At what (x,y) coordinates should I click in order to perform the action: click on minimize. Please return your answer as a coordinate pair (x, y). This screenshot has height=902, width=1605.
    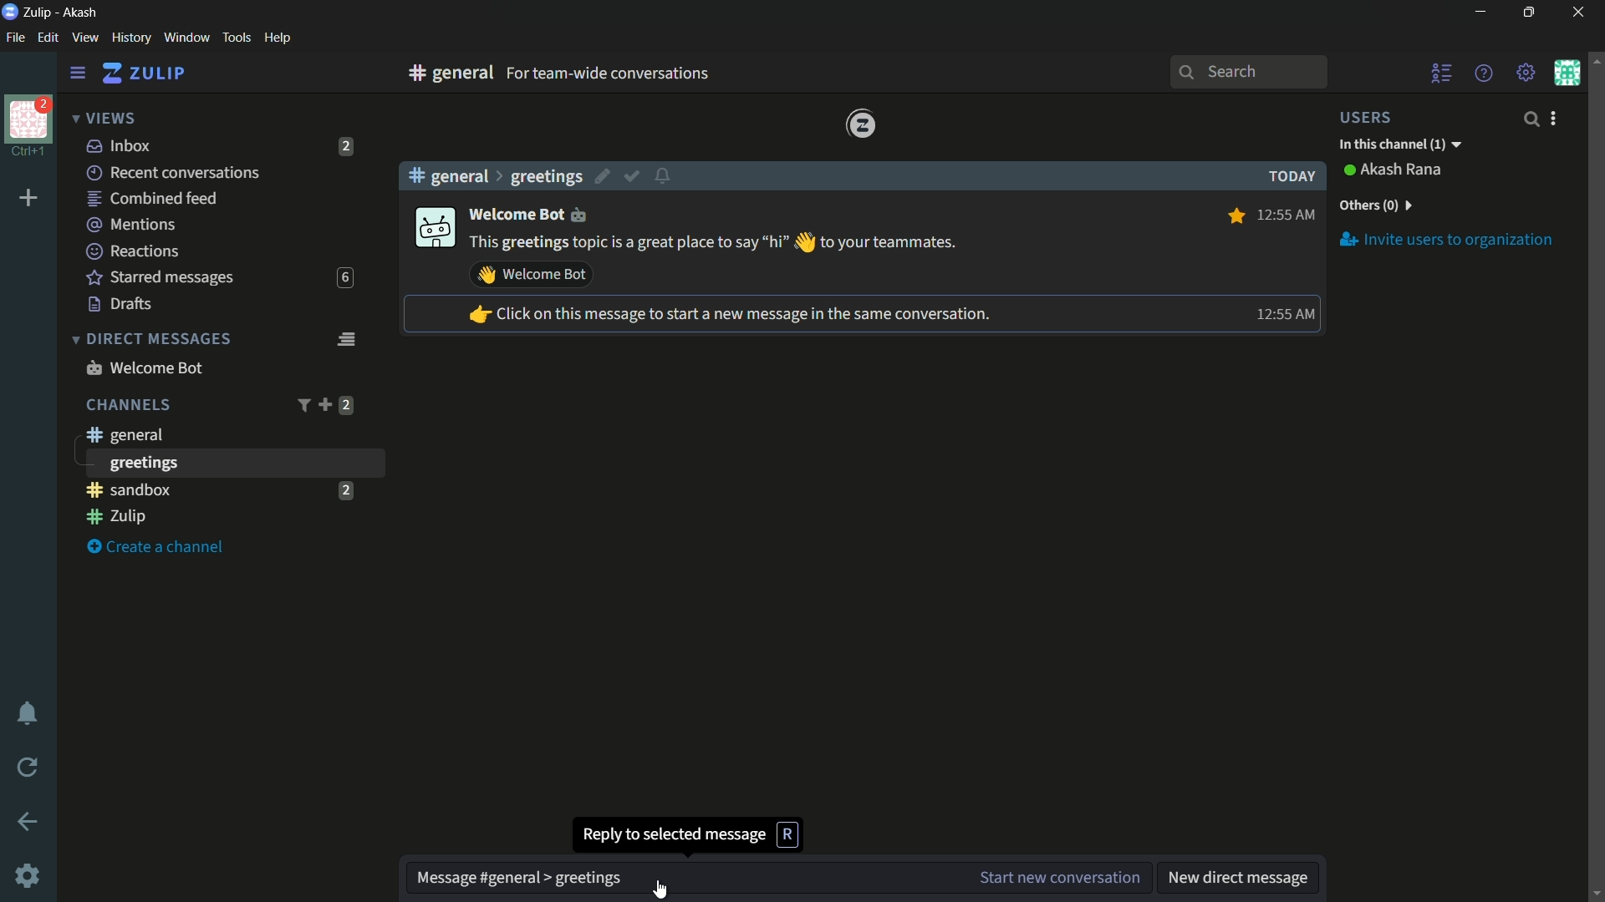
    Looking at the image, I should click on (1480, 13).